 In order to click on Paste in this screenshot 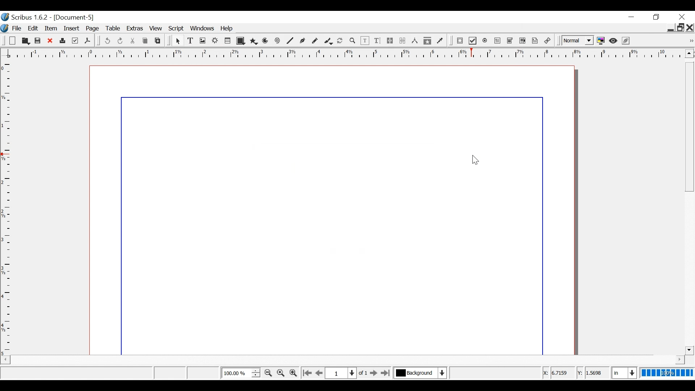, I will do `click(158, 41)`.